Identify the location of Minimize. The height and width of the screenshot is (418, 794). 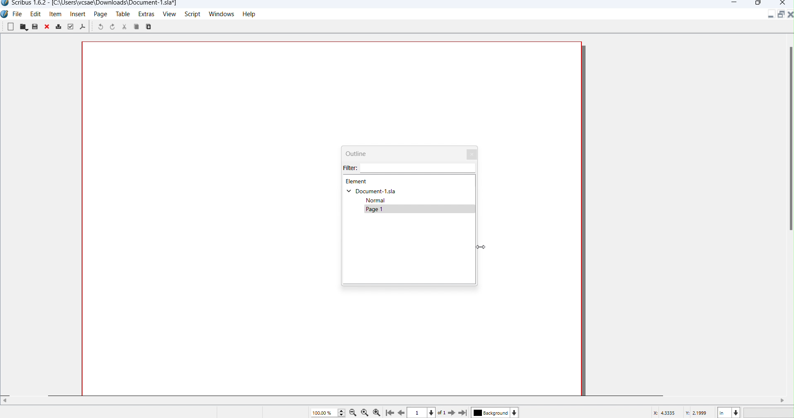
(772, 16).